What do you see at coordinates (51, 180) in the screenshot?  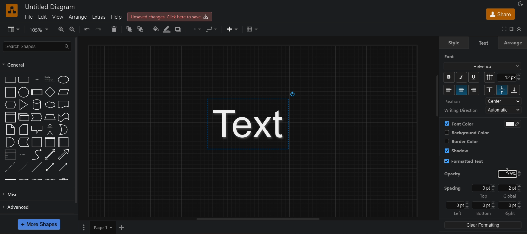 I see `connector with 3 labels` at bounding box center [51, 180].